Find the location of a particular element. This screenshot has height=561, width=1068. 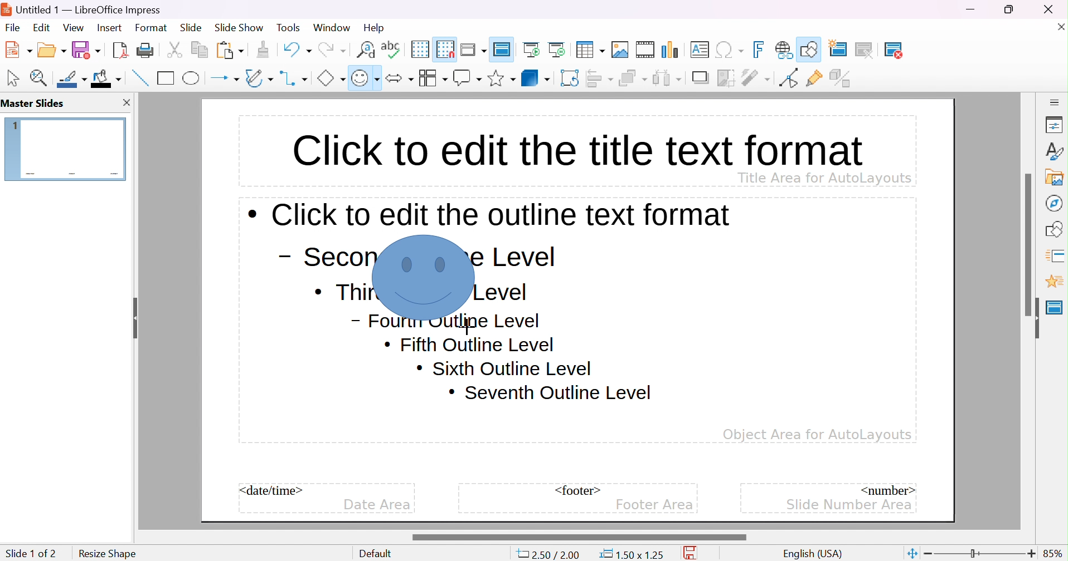

navigation is located at coordinates (1053, 203).